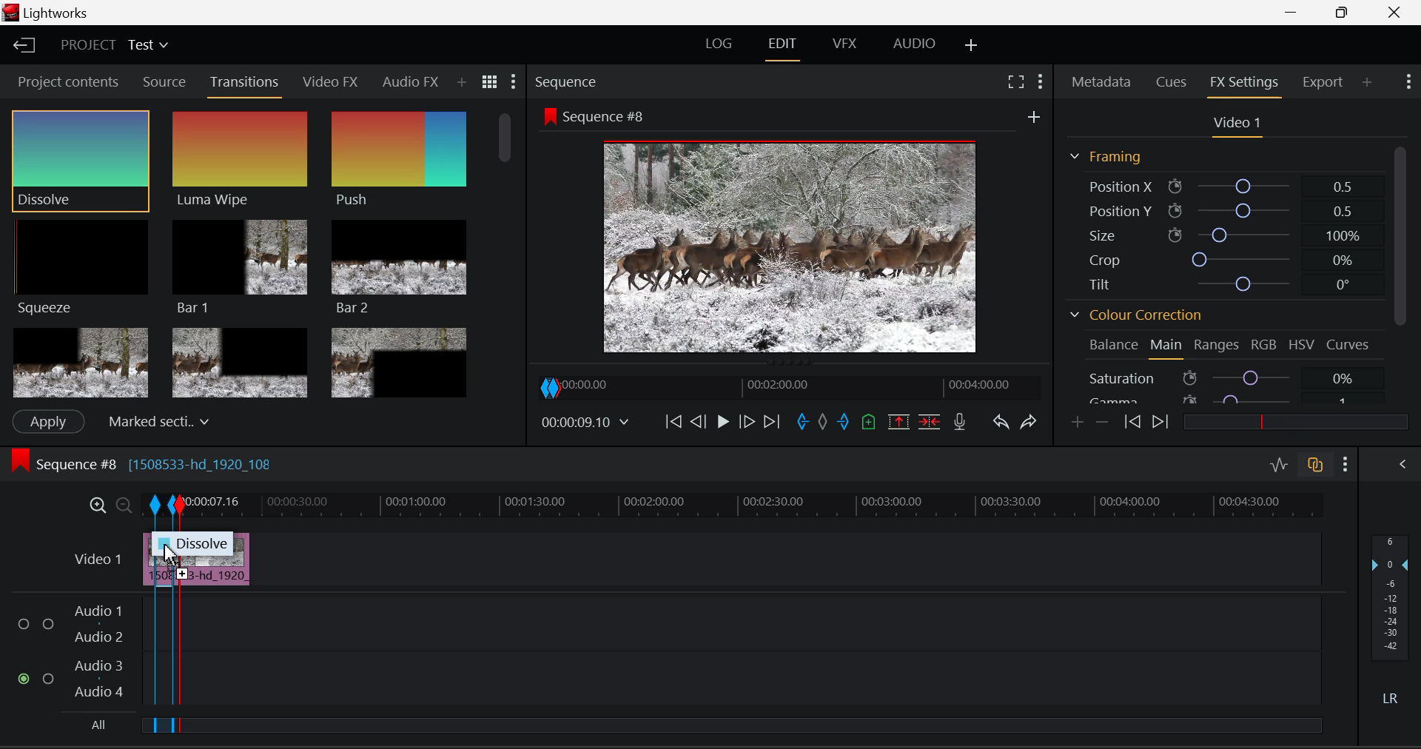 This screenshot has height=749, width=1421. What do you see at coordinates (753, 504) in the screenshot?
I see `Project Timeline` at bounding box center [753, 504].